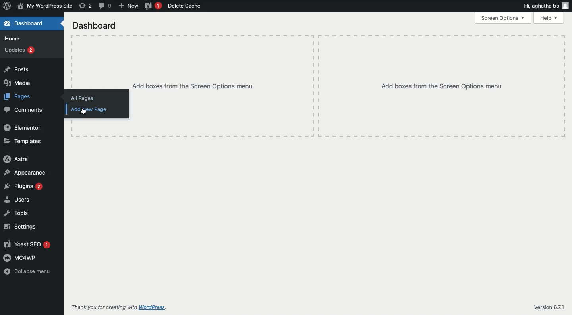  Describe the element at coordinates (72, 125) in the screenshot. I see `Table line` at that location.